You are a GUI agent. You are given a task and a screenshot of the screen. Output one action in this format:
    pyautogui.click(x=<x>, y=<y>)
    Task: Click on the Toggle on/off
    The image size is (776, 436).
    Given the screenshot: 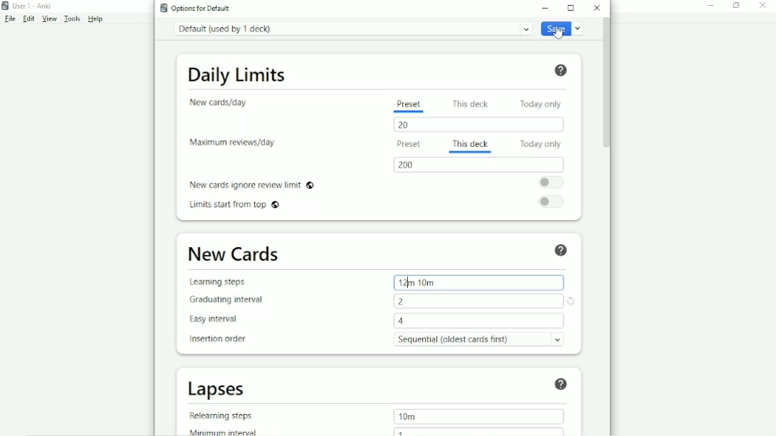 What is the action you would take?
    pyautogui.click(x=553, y=202)
    